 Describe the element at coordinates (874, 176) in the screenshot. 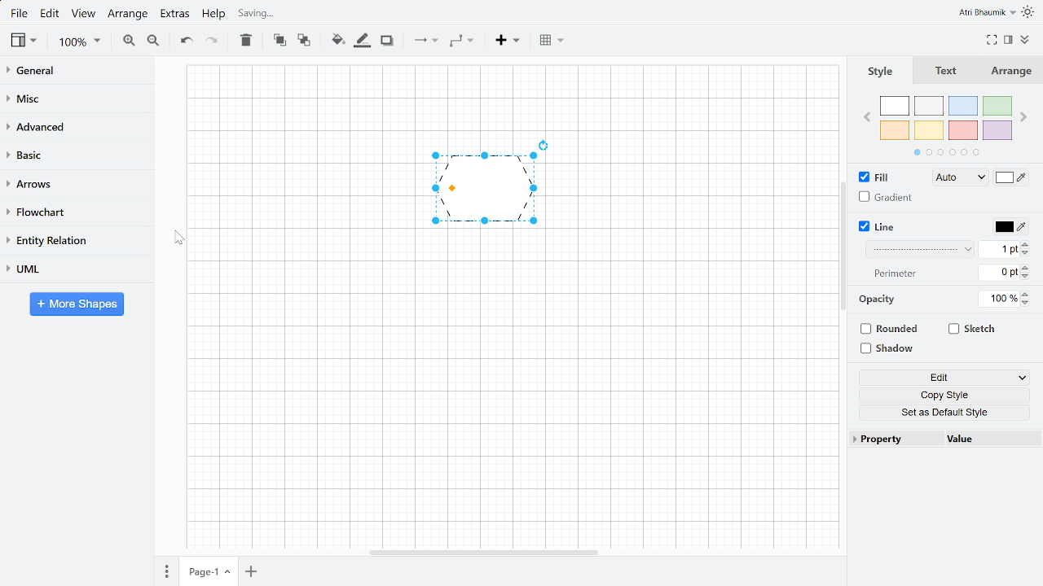

I see `FIll` at that location.